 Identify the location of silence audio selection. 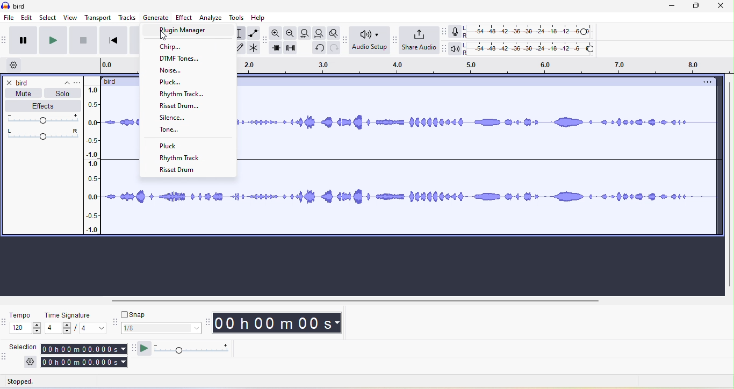
(292, 48).